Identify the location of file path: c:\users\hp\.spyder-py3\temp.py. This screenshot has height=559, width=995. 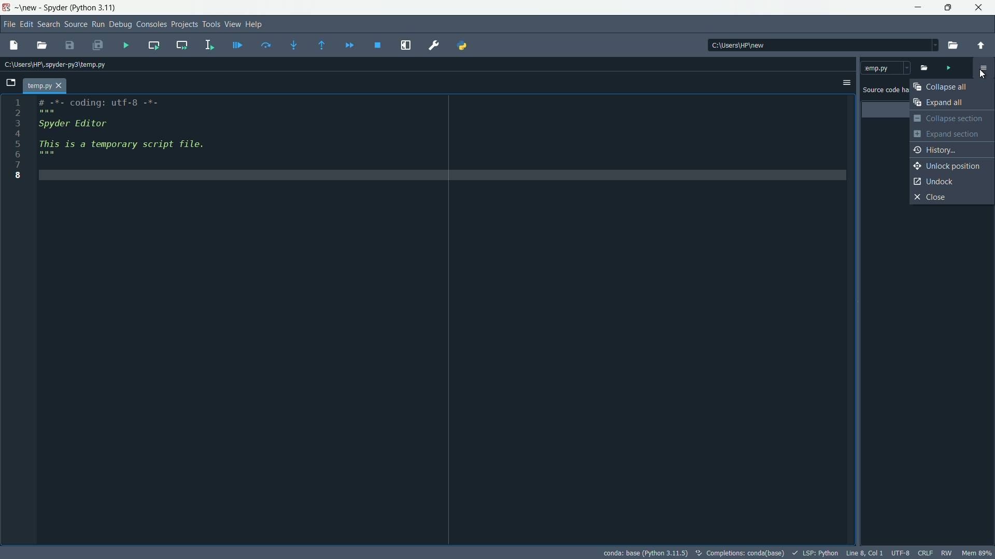
(54, 65).